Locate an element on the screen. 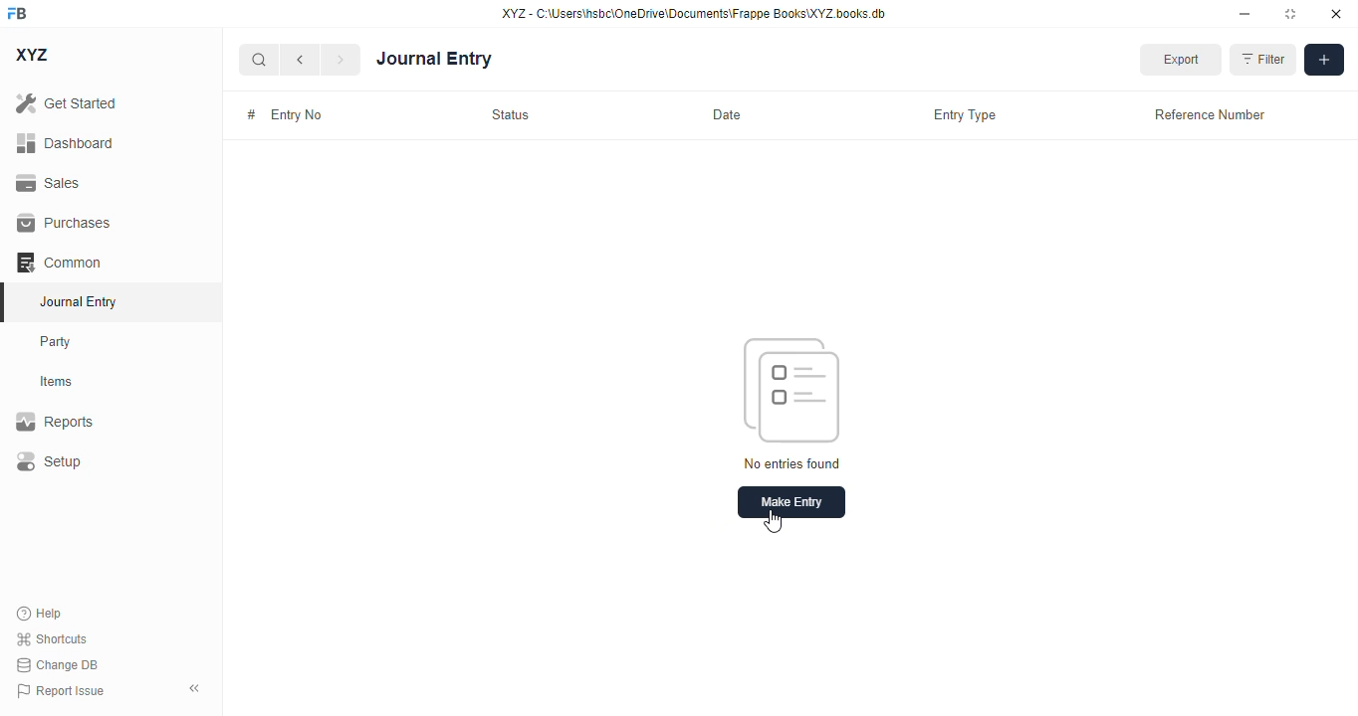 Image resolution: width=1358 pixels, height=716 pixels. icon is located at coordinates (792, 392).